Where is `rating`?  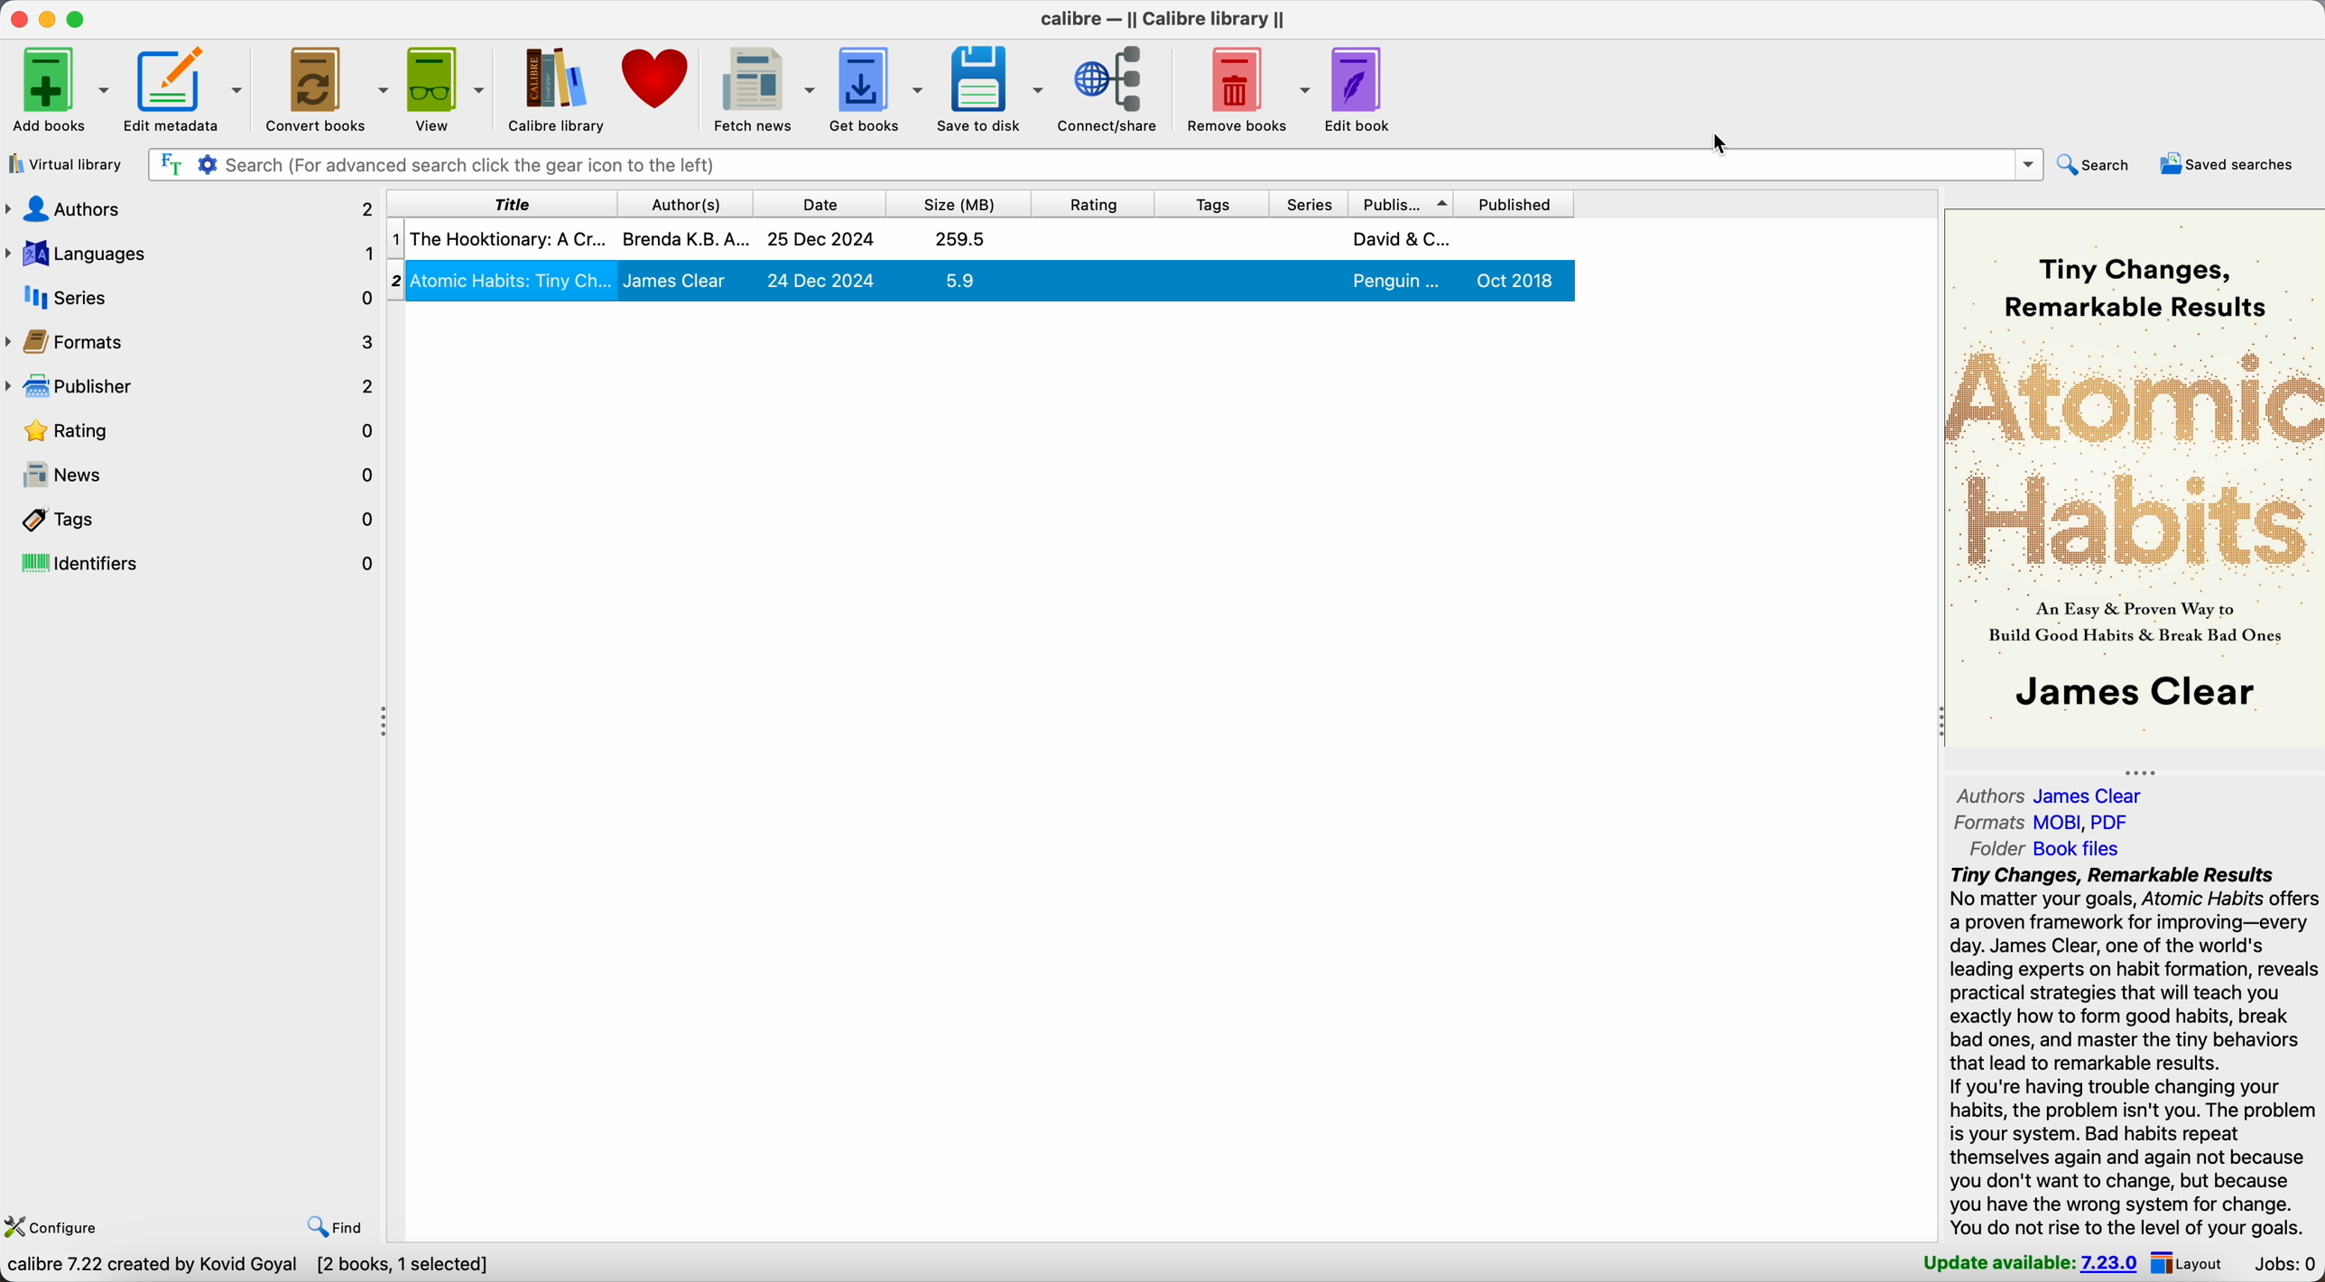 rating is located at coordinates (192, 429).